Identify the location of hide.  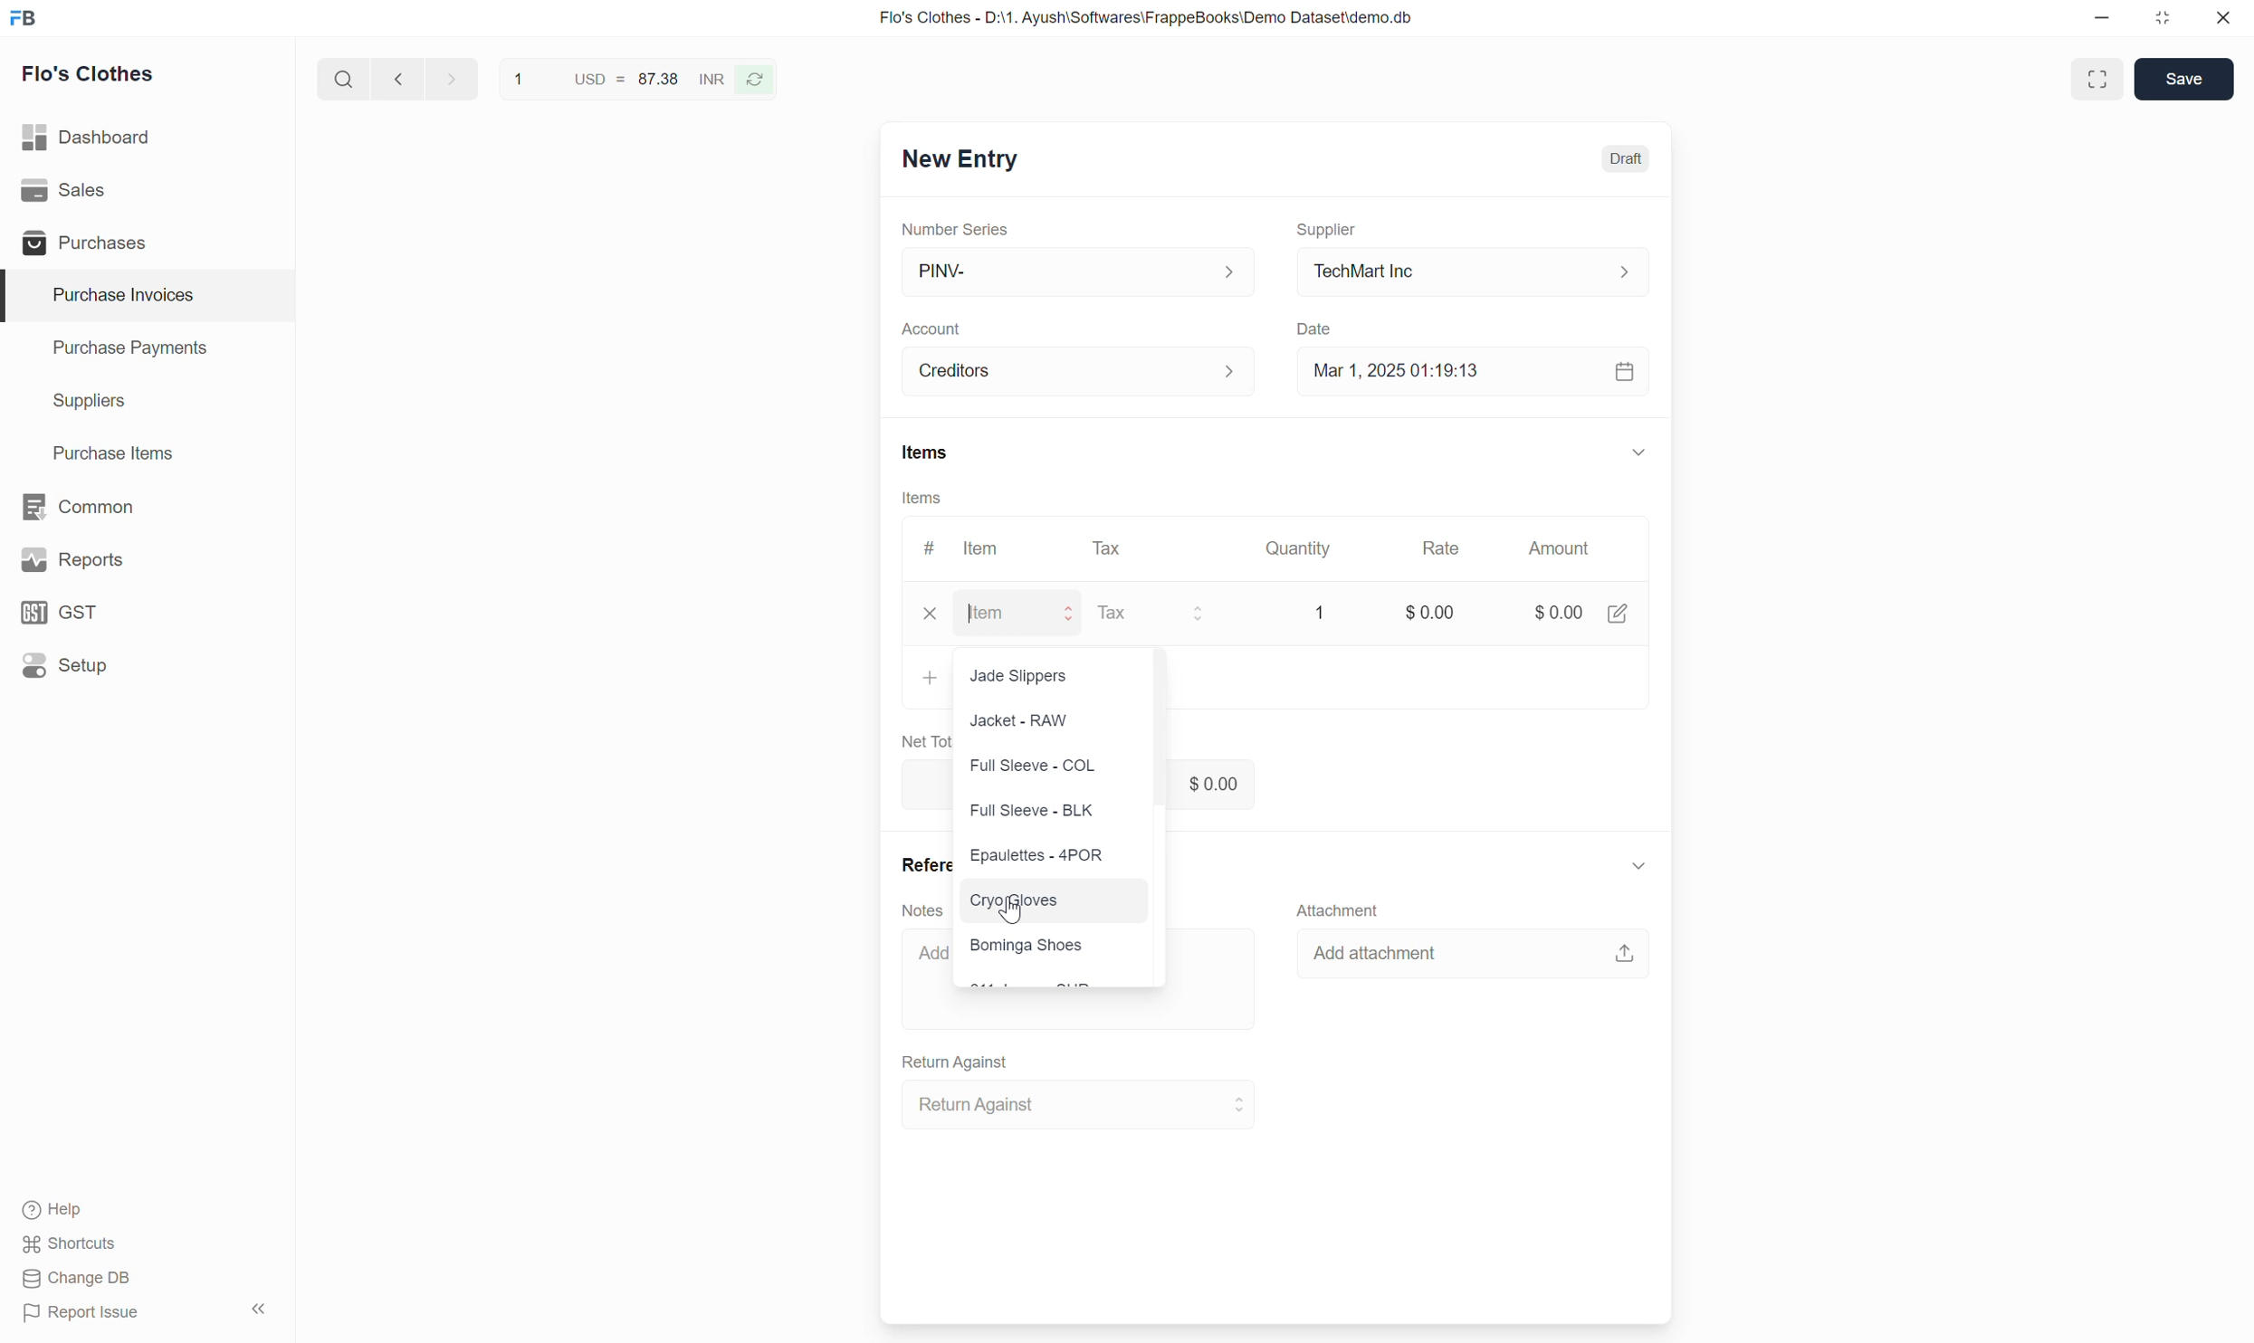
(256, 1306).